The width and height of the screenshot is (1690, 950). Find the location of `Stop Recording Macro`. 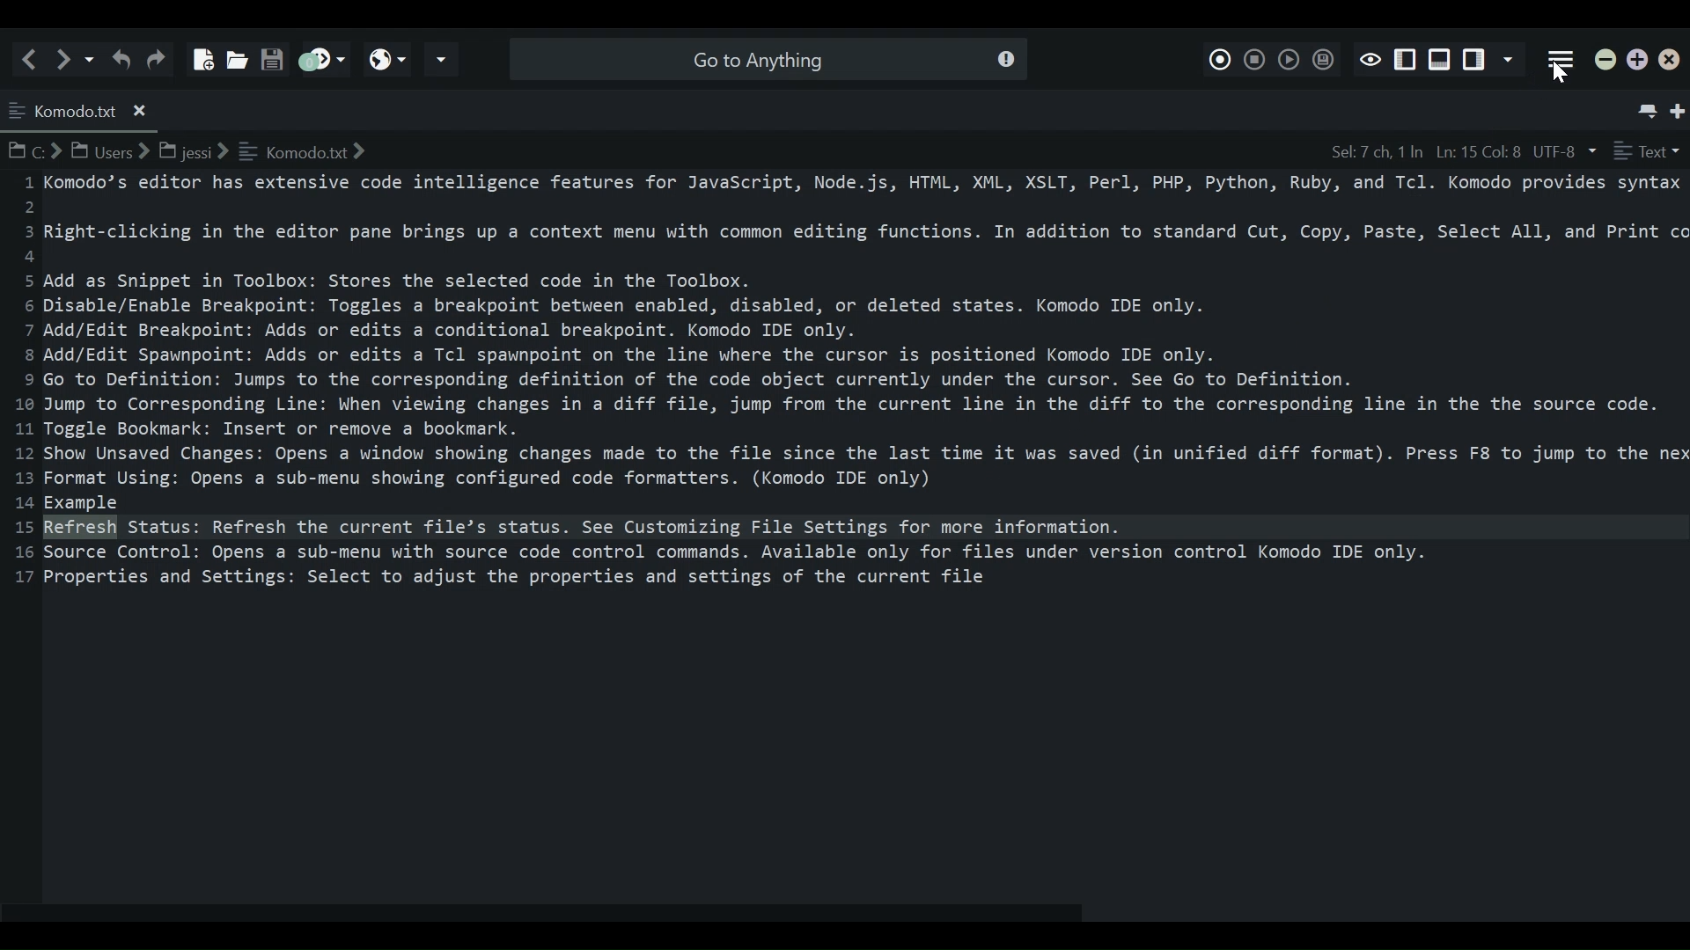

Stop Recording Macro is located at coordinates (1255, 57).